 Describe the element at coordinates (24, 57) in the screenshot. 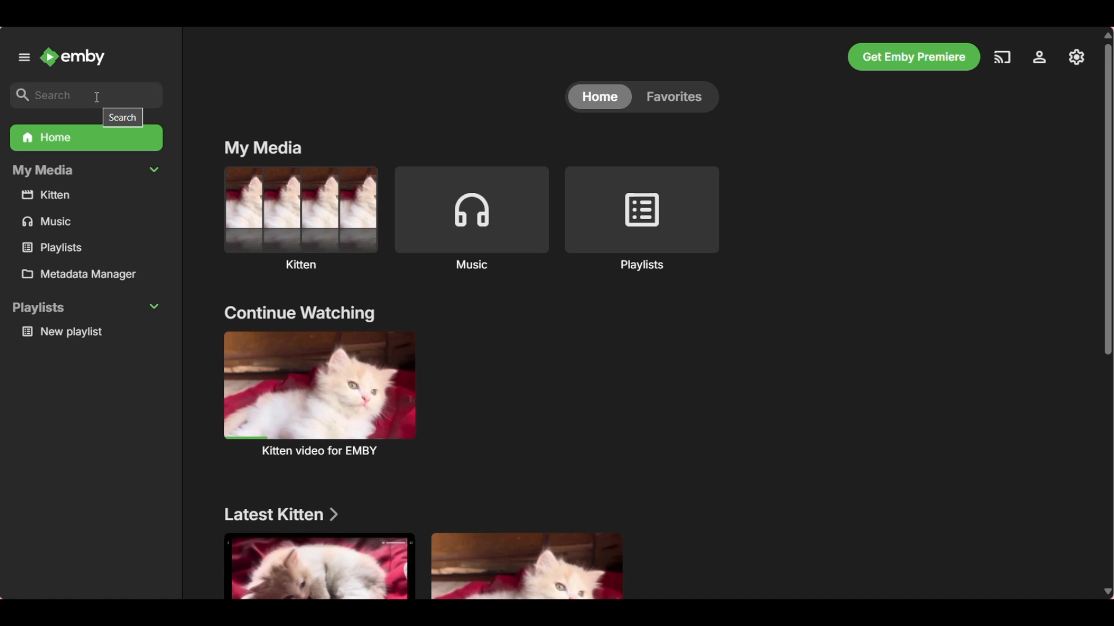

I see `Unpin left panel` at that location.